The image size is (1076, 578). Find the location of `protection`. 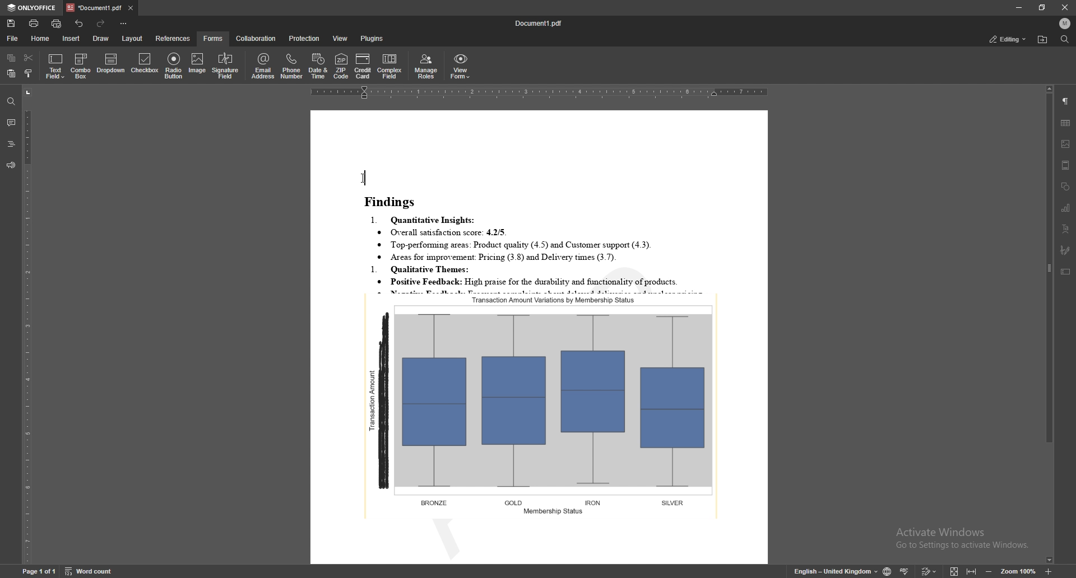

protection is located at coordinates (305, 39).